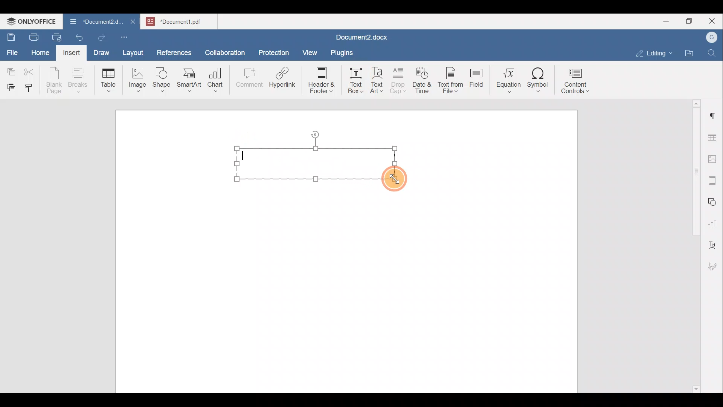 Image resolution: width=723 pixels, height=407 pixels. Describe the element at coordinates (41, 52) in the screenshot. I see `Home` at that location.